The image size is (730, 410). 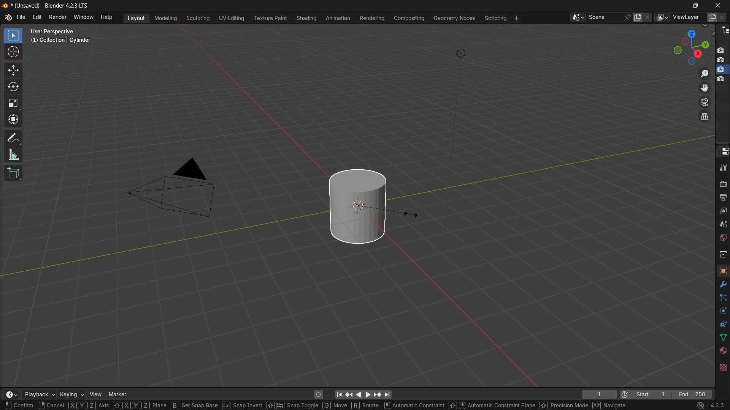 I want to click on no internet , so click(x=700, y=405).